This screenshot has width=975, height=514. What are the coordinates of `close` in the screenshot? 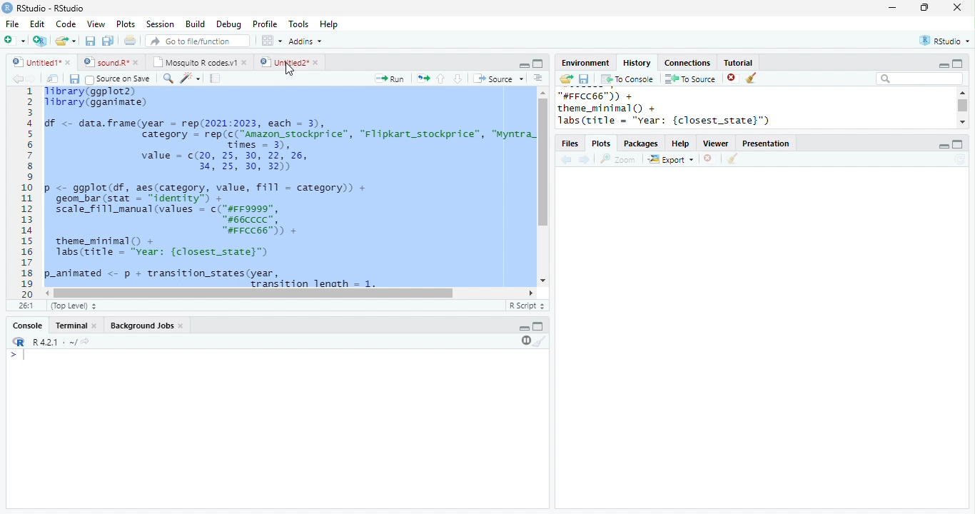 It's located at (957, 7).